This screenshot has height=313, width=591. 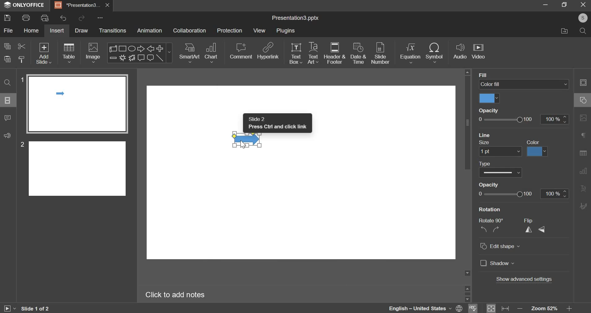 What do you see at coordinates (57, 30) in the screenshot?
I see `insert` at bounding box center [57, 30].